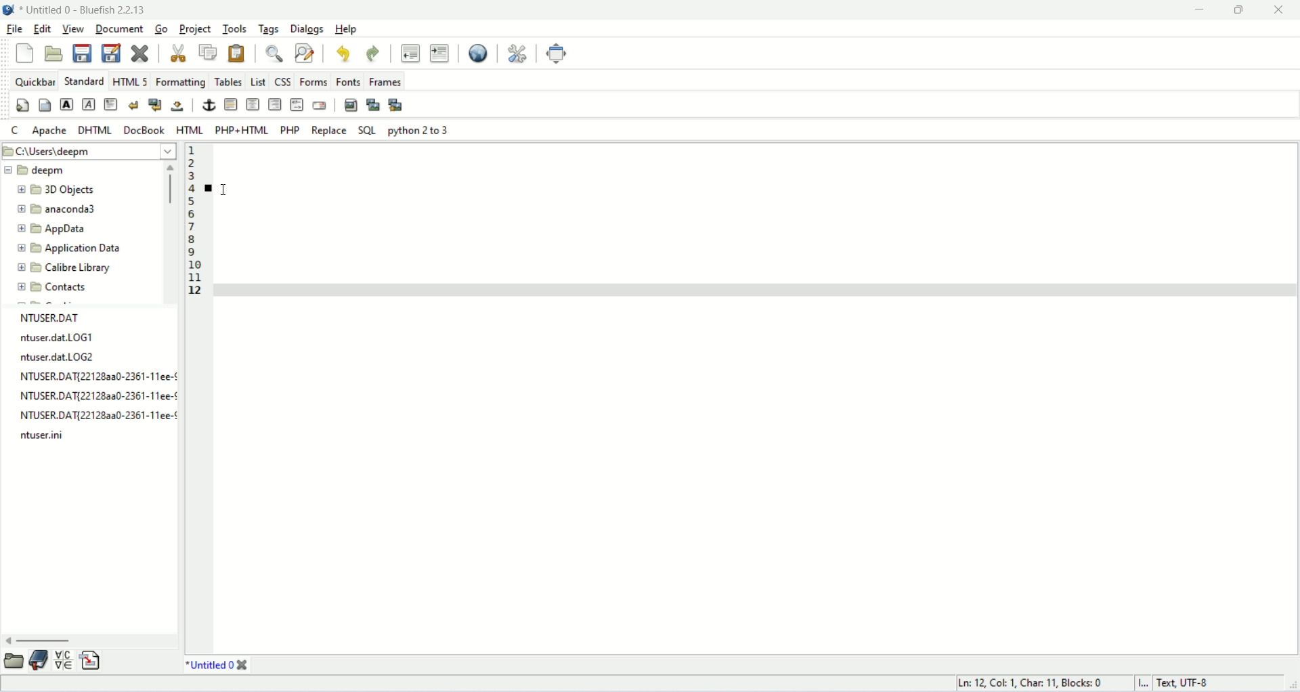 The width and height of the screenshot is (1300, 692). I want to click on CSS, so click(284, 81).